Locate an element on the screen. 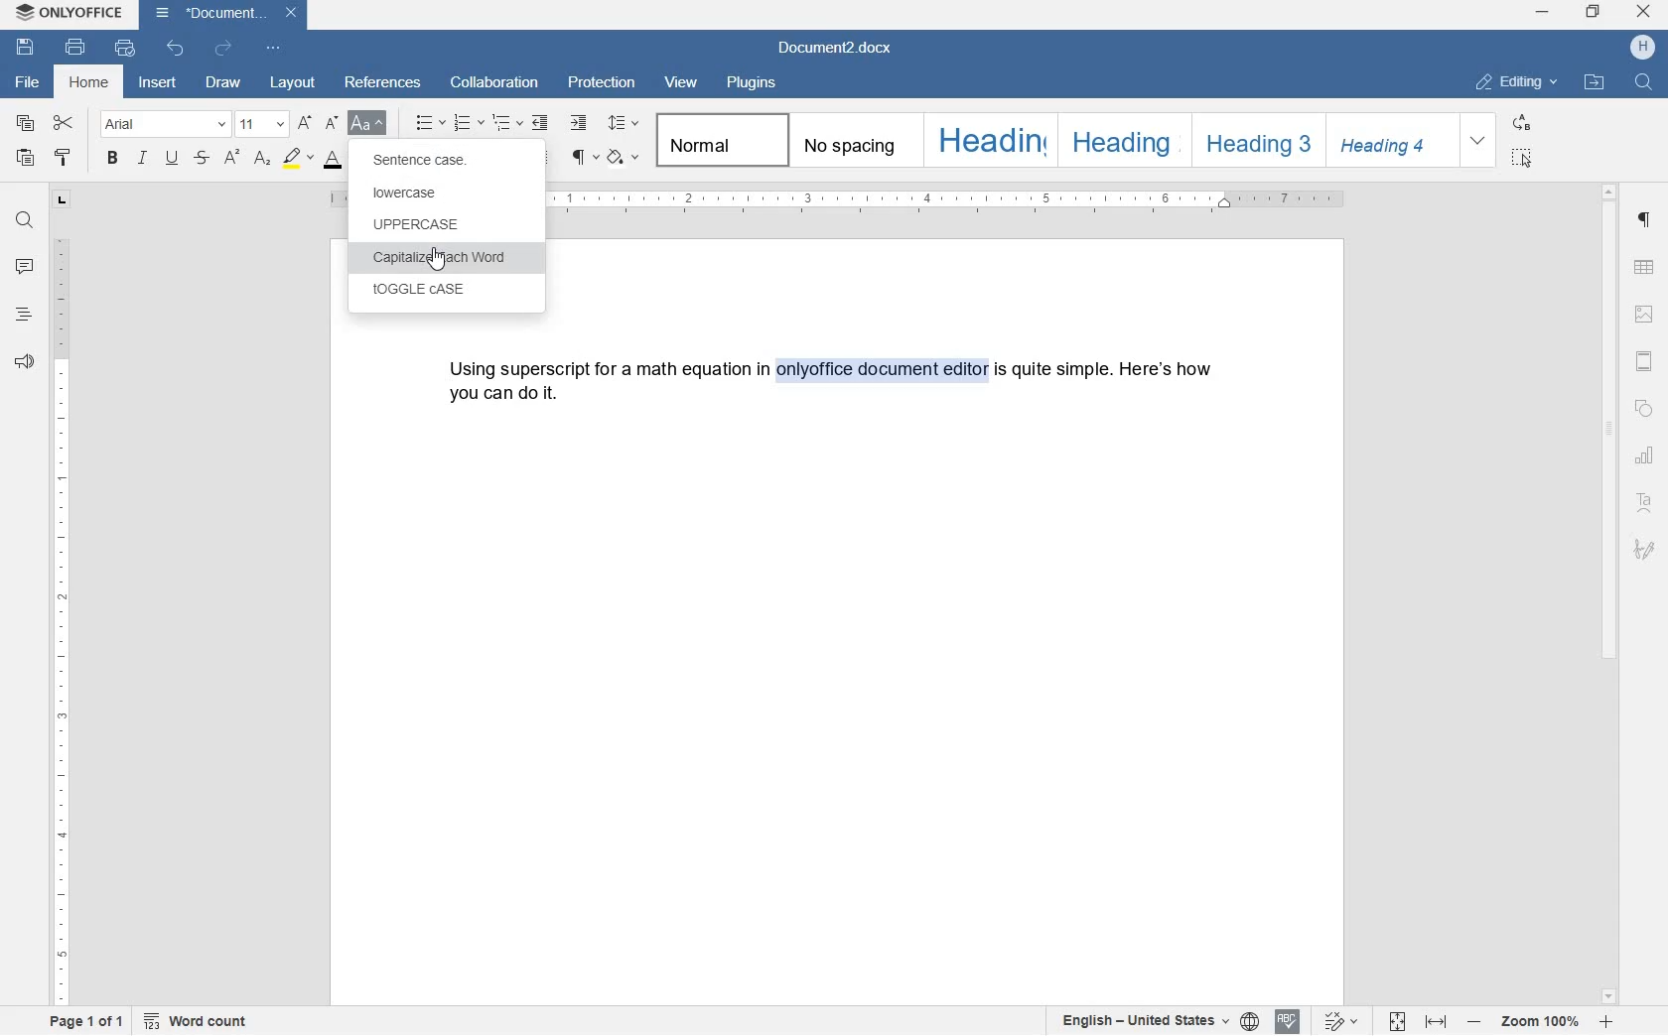  view is located at coordinates (682, 80).